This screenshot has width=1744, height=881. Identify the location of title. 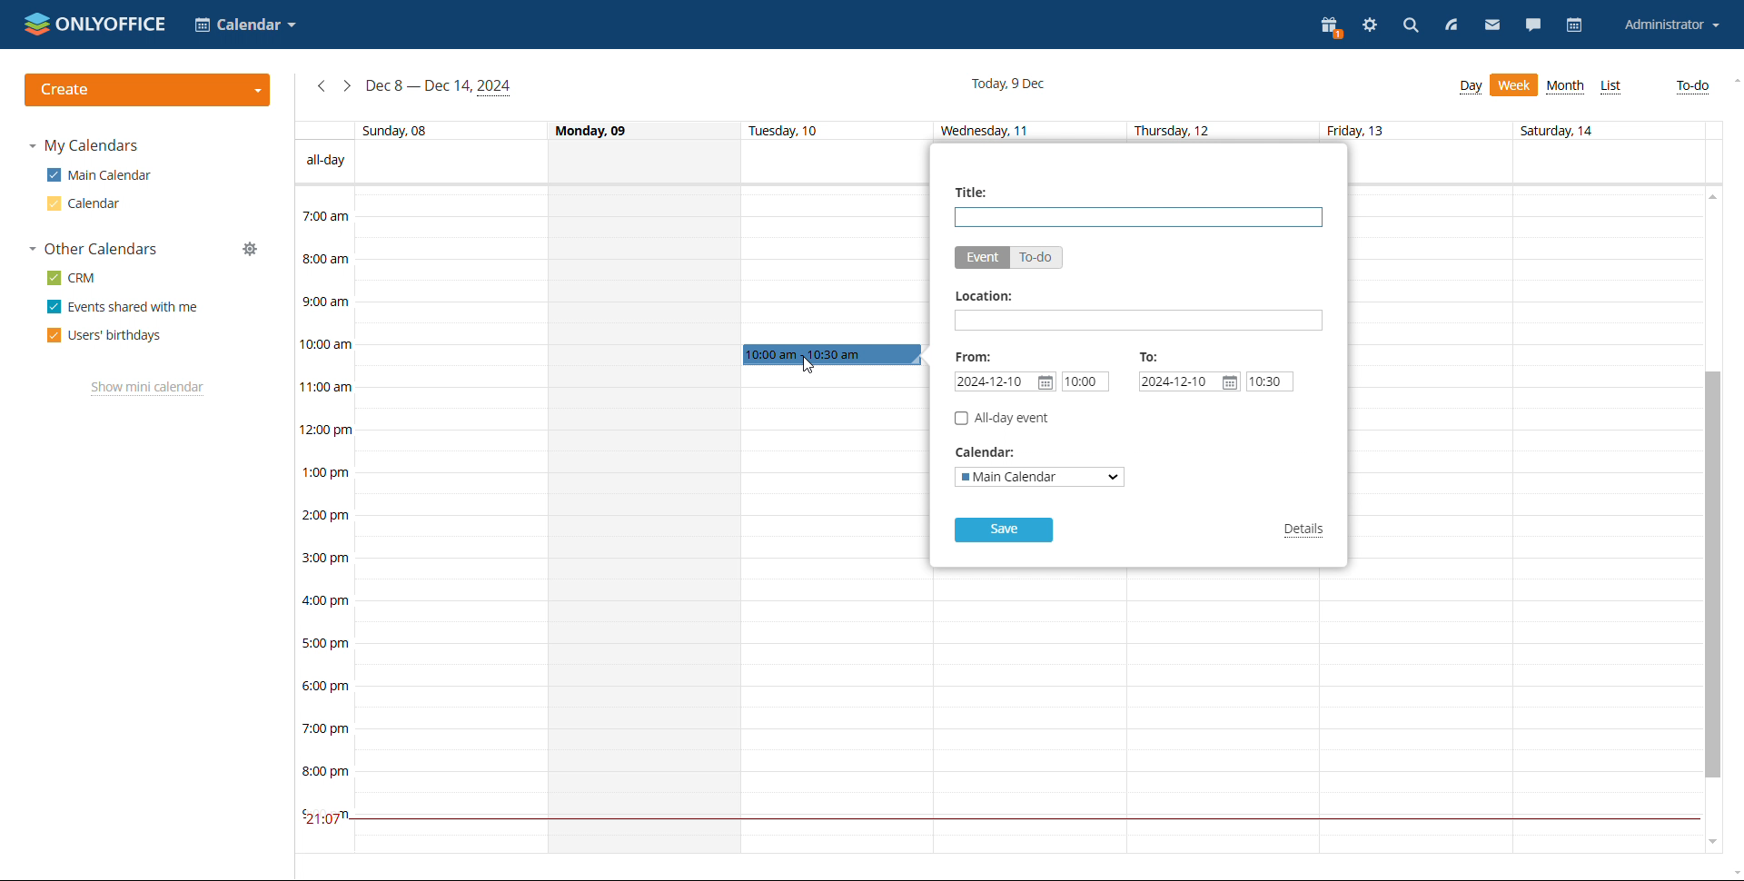
(1139, 217).